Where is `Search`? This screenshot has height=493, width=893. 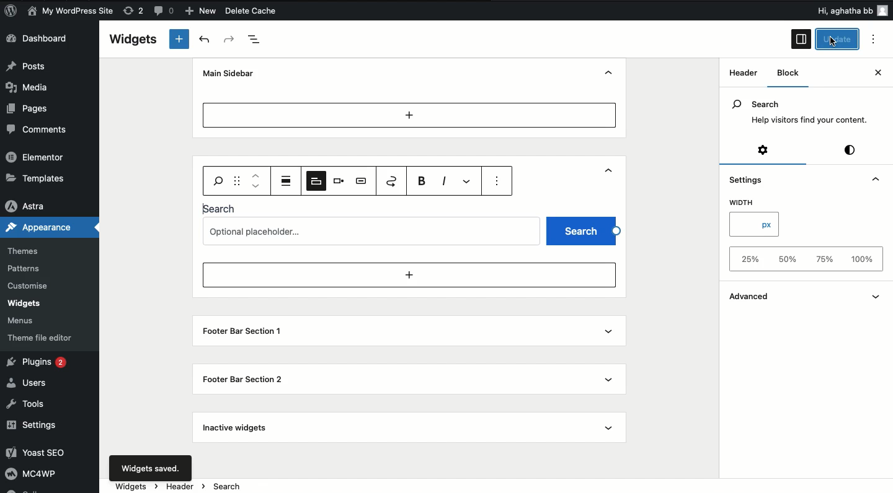
Search is located at coordinates (582, 230).